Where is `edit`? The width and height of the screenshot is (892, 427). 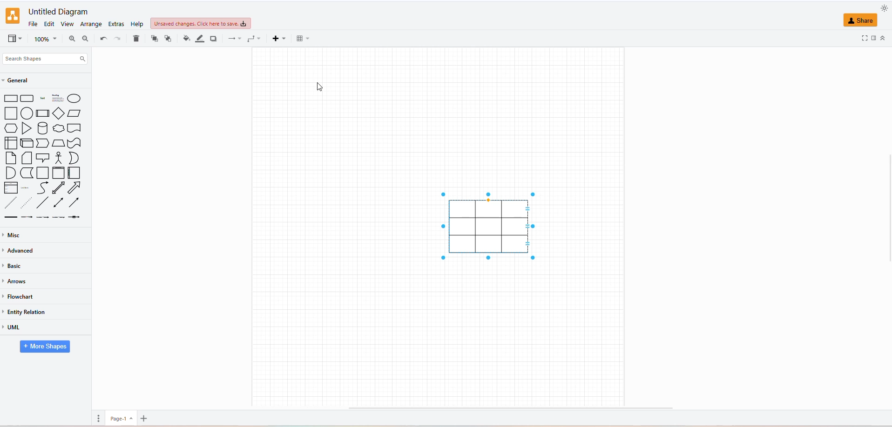
edit is located at coordinates (49, 23).